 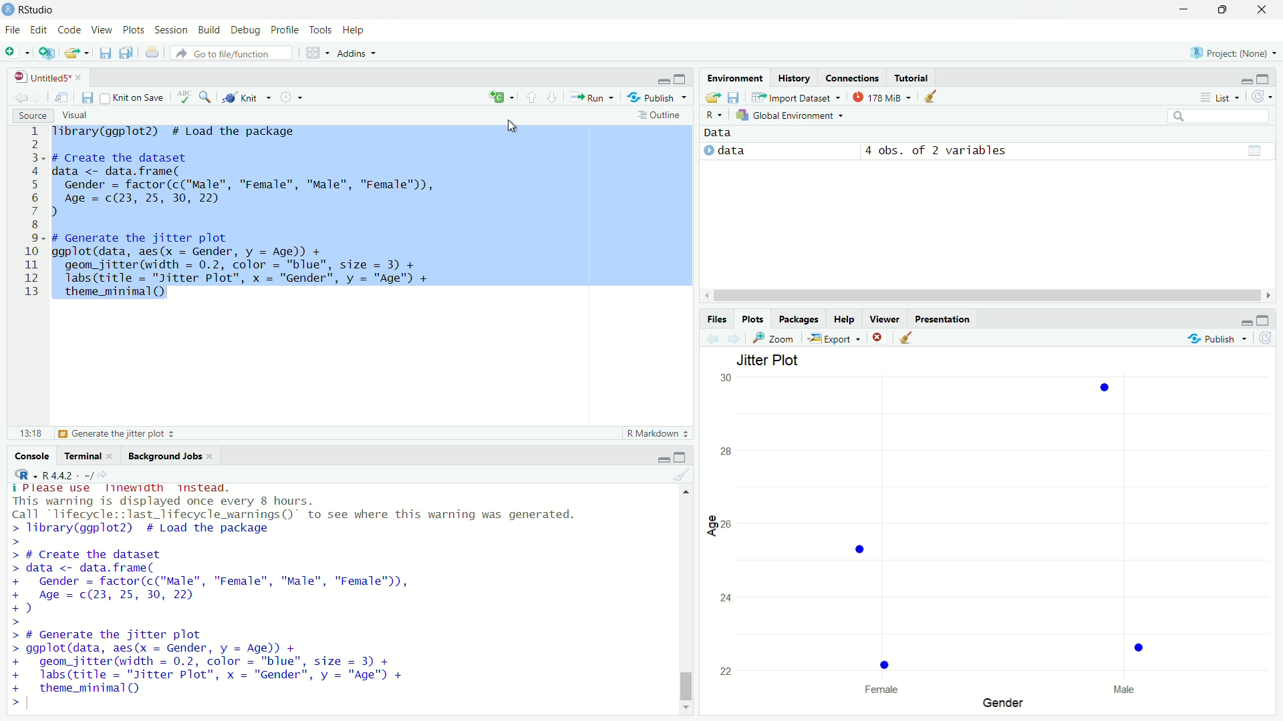 I want to click on view, so click(x=99, y=29).